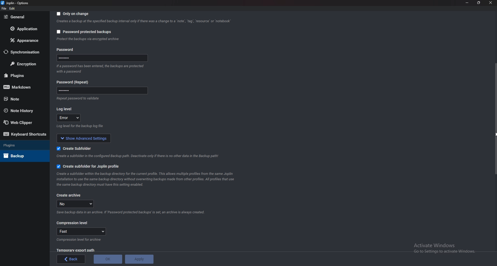 This screenshot has width=497, height=266. Describe the element at coordinates (479, 3) in the screenshot. I see `resize` at that location.